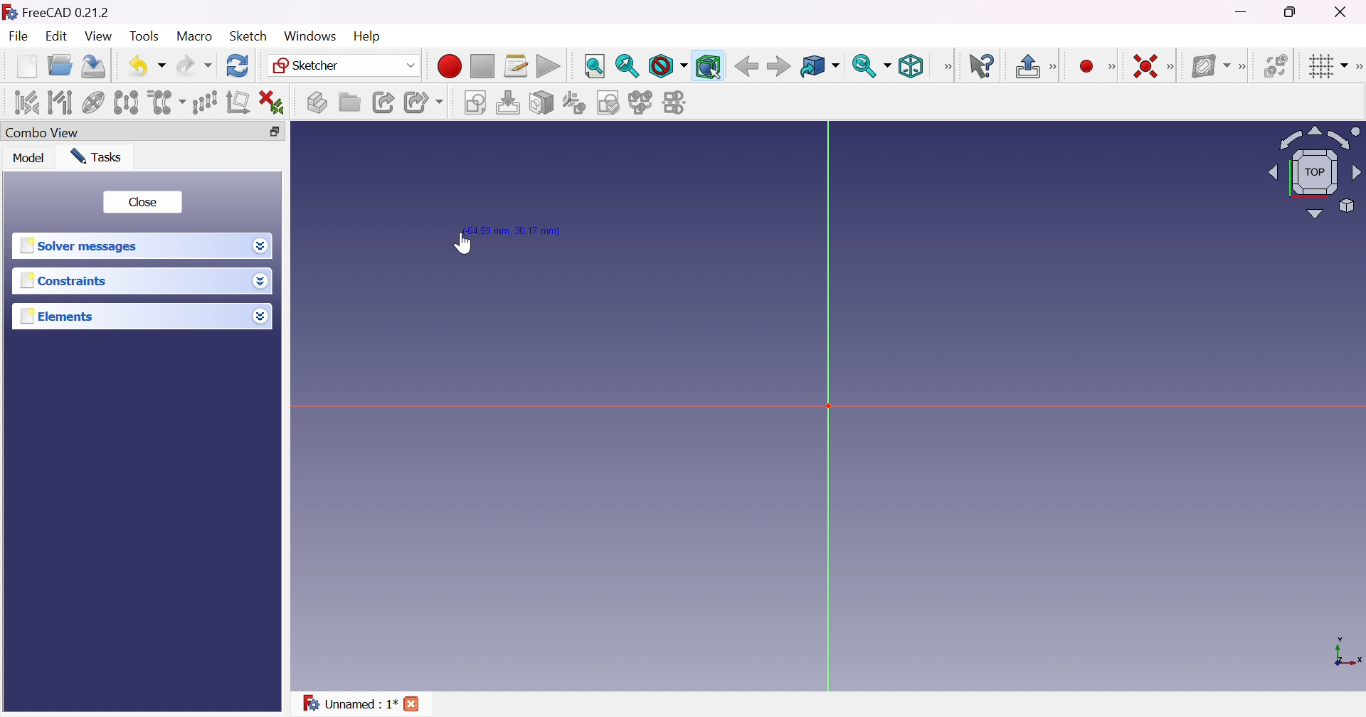  What do you see at coordinates (9, 12) in the screenshot?
I see `icon` at bounding box center [9, 12].